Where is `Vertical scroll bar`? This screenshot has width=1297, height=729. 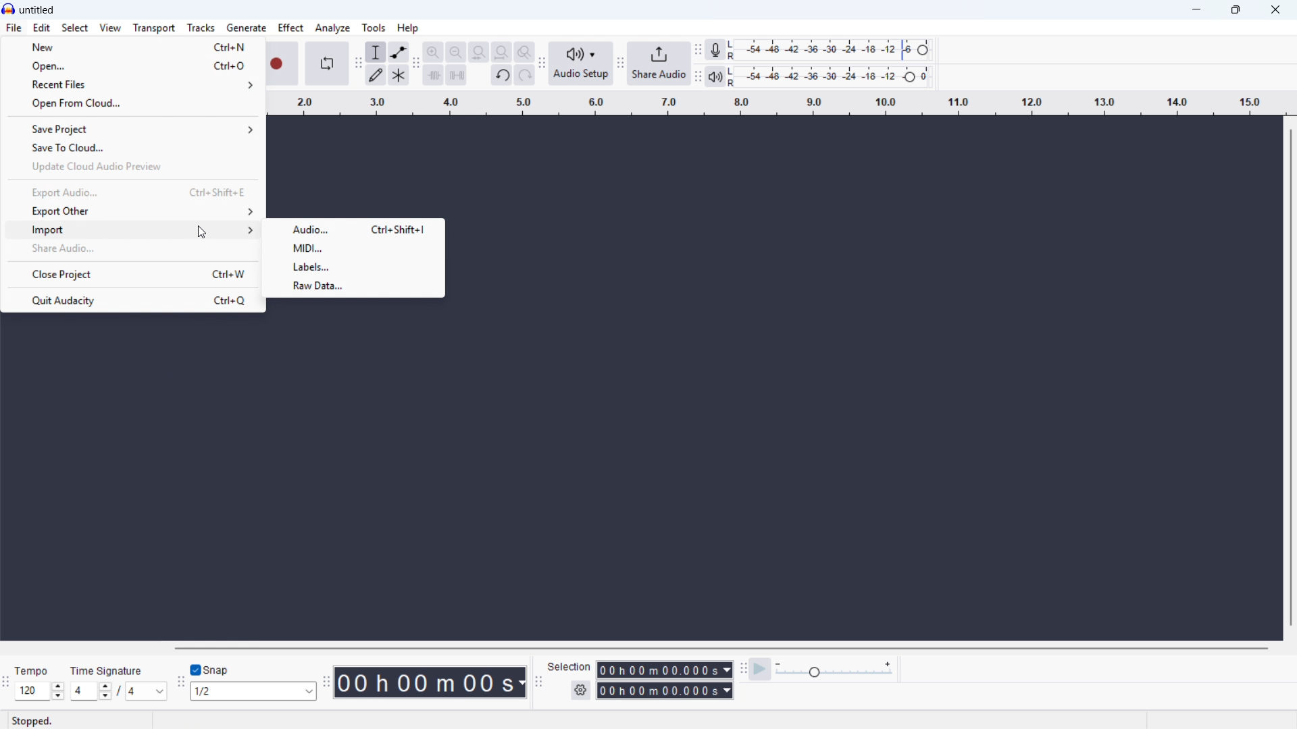 Vertical scroll bar is located at coordinates (1290, 376).